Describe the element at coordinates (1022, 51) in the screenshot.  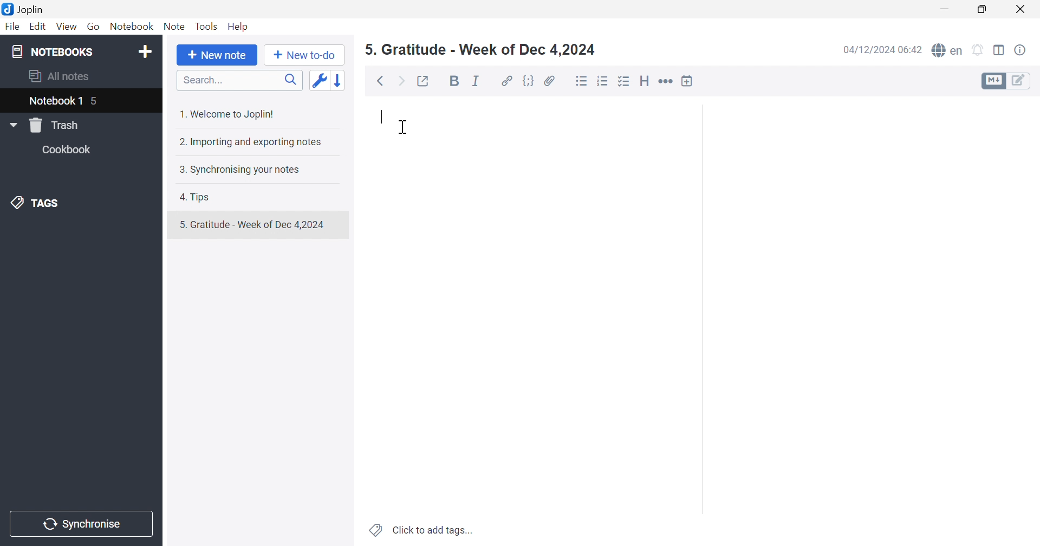
I see `Note properties` at that location.